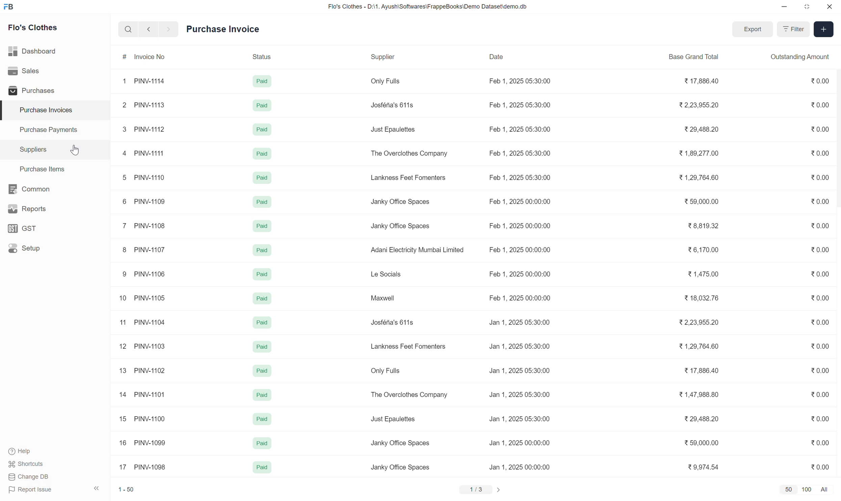 Image resolution: width=841 pixels, height=501 pixels. Describe the element at coordinates (400, 226) in the screenshot. I see `Janky Office Spaces` at that location.